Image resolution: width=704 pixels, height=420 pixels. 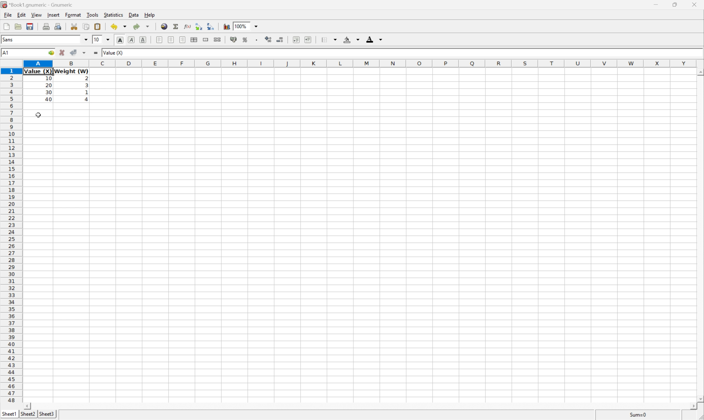 I want to click on Drop Down, so click(x=257, y=26).